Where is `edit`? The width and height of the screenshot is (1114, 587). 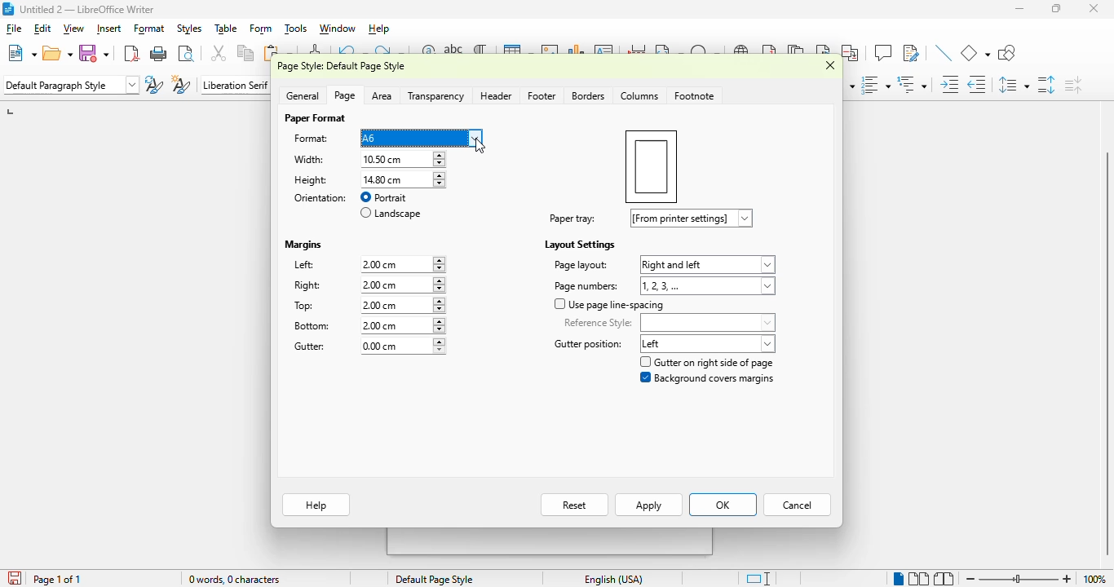
edit is located at coordinates (42, 28).